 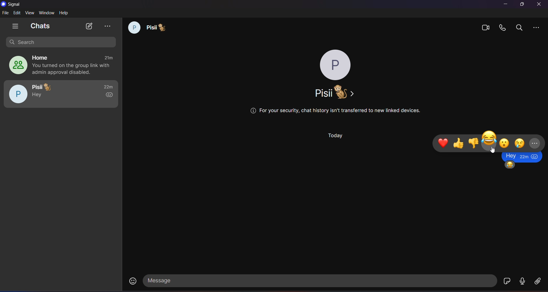 I want to click on emoji, so click(x=510, y=165).